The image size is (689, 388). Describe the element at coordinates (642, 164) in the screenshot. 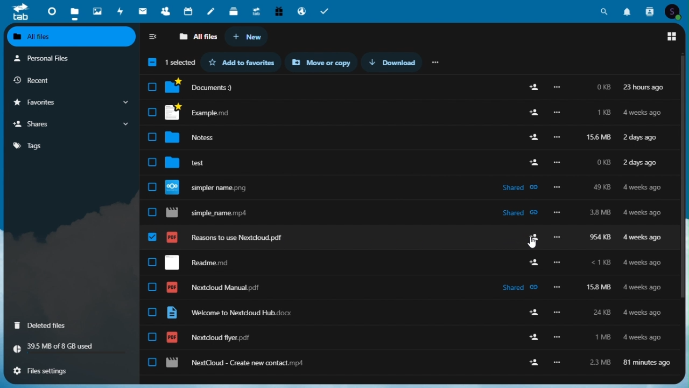

I see `2 days ago` at that location.